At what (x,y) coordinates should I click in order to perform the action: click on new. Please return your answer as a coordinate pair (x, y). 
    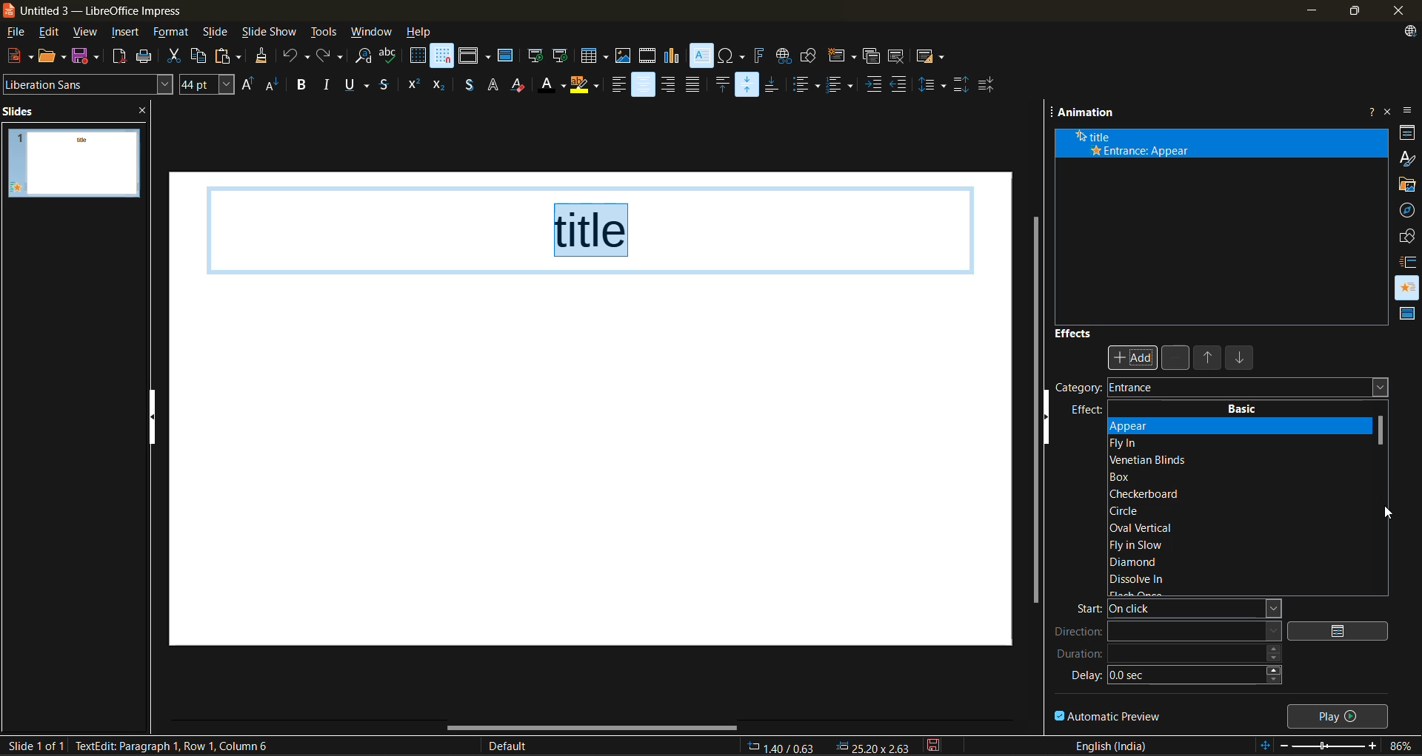
    Looking at the image, I should click on (17, 56).